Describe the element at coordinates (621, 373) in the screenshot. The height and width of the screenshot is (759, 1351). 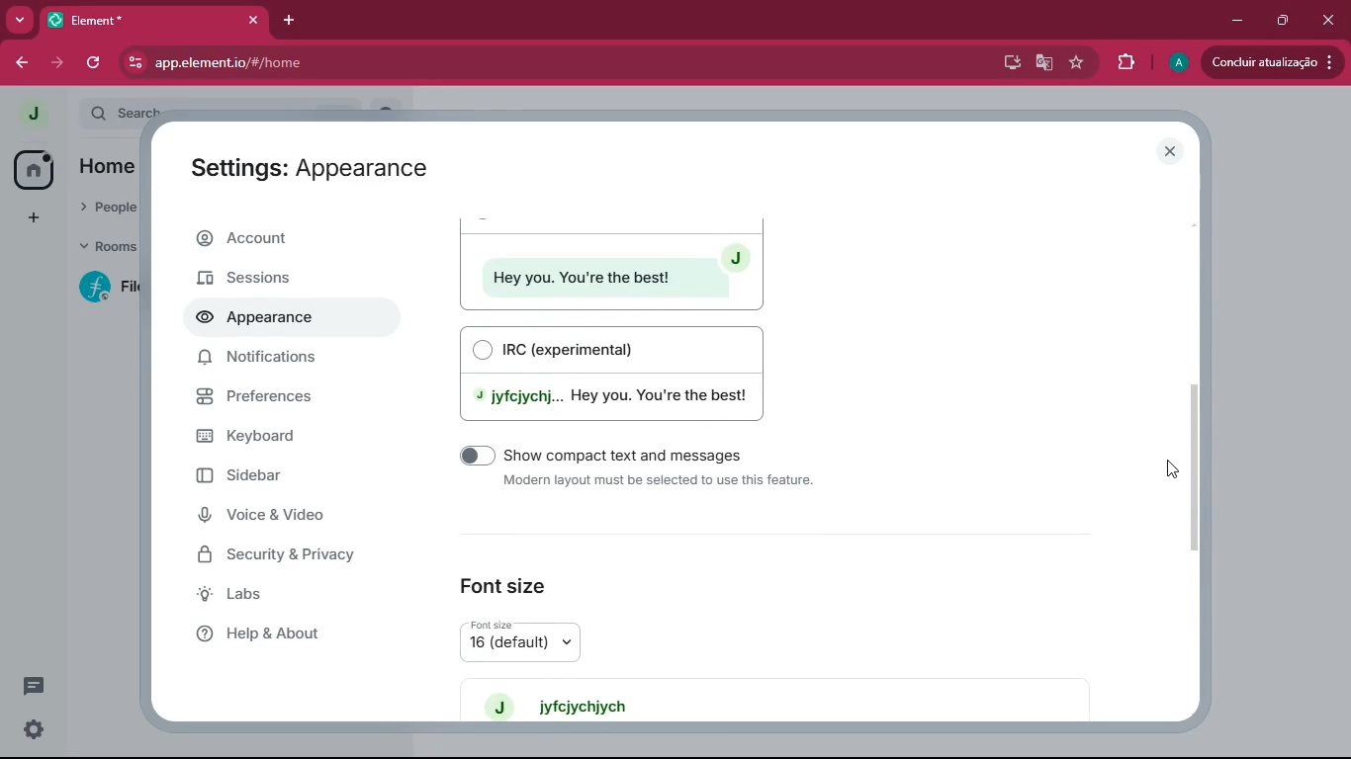
I see `irc ` at that location.